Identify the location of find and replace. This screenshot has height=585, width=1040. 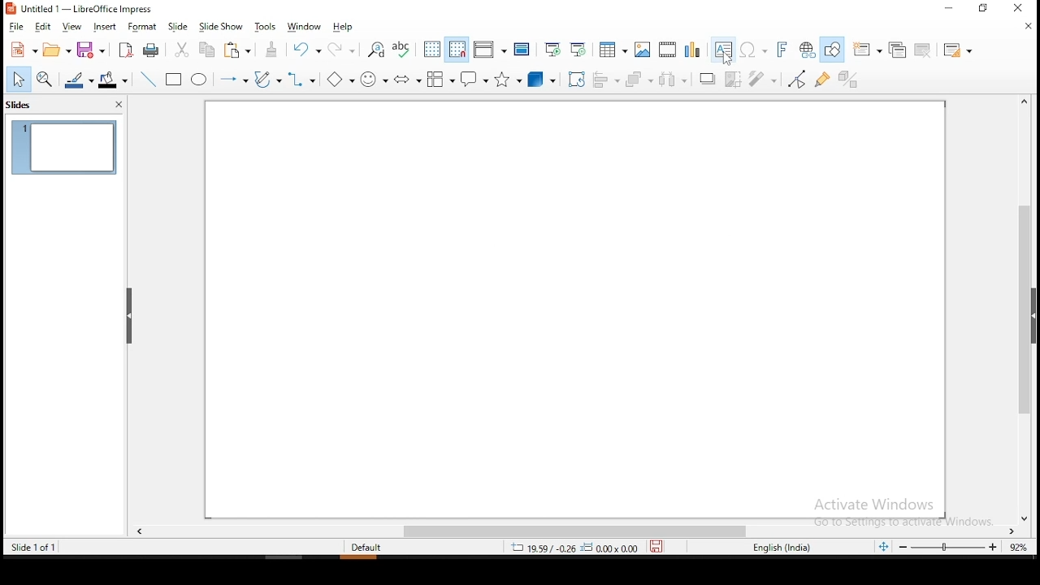
(373, 49).